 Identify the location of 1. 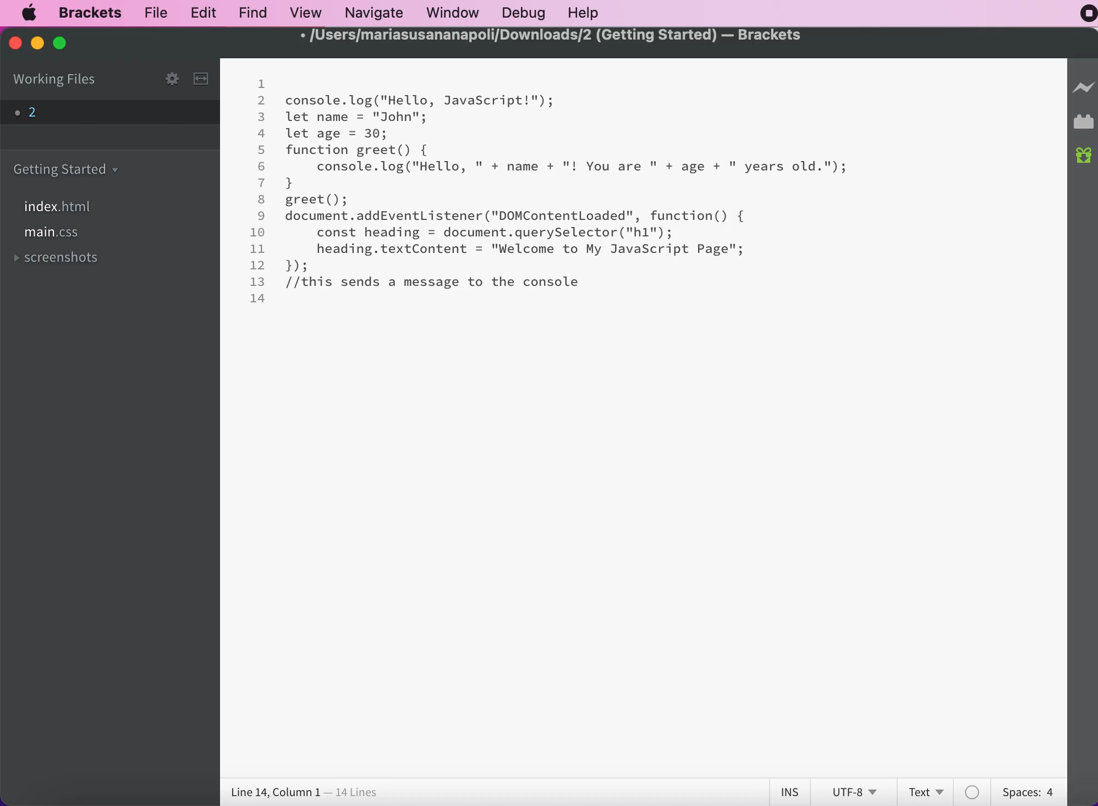
(262, 85).